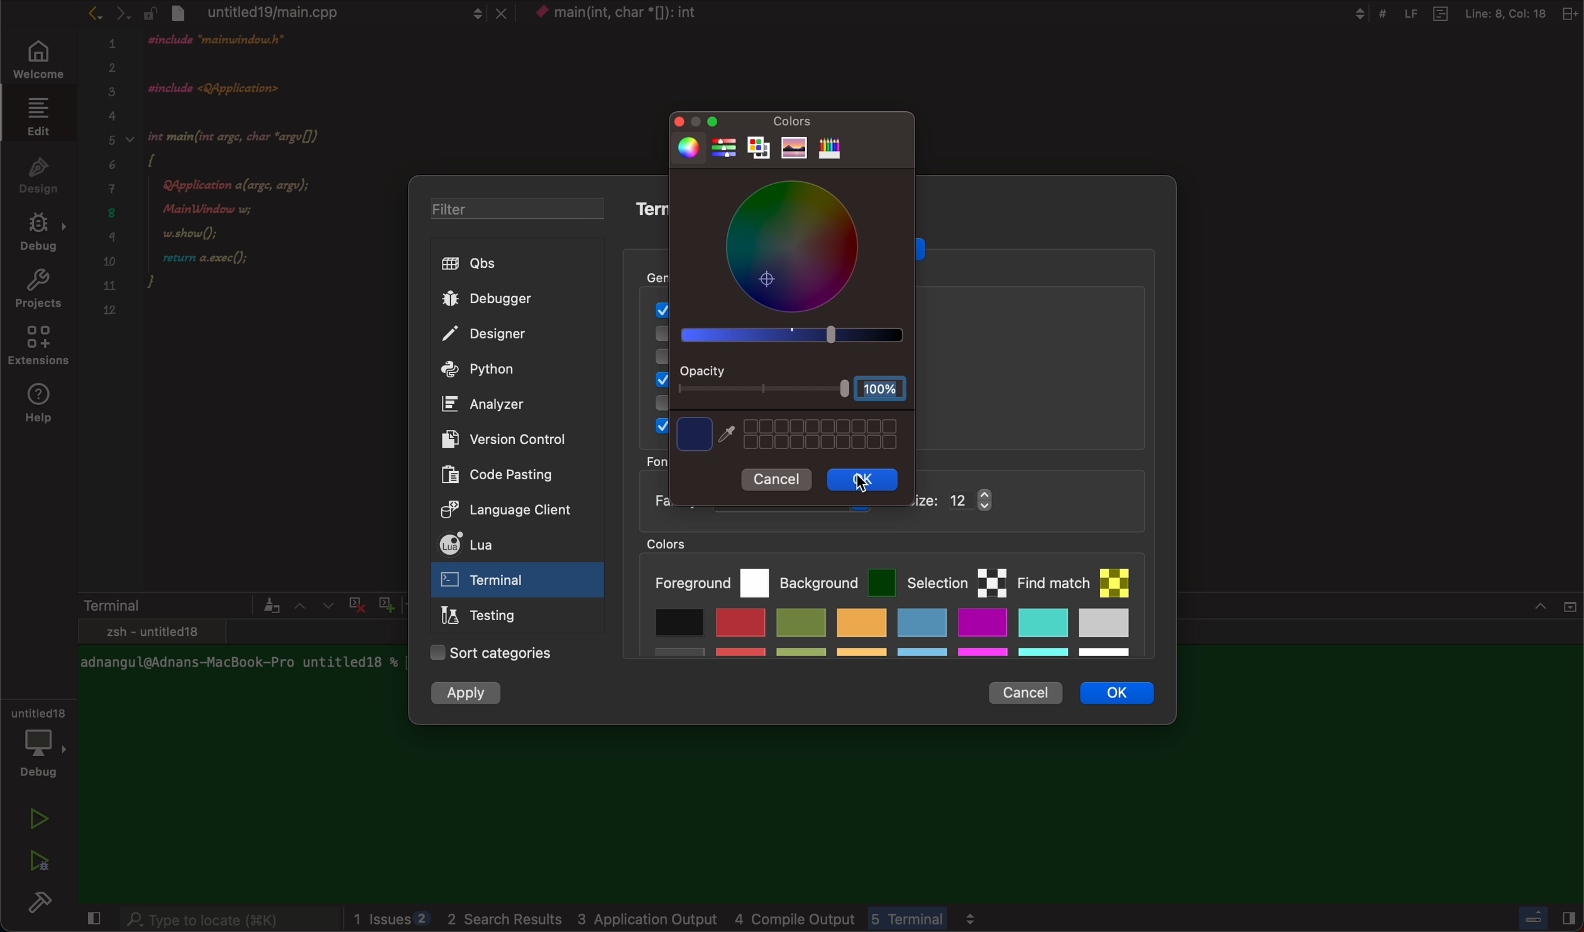 Image resolution: width=1584 pixels, height=932 pixels. Describe the element at coordinates (639, 14) in the screenshot. I see `` at that location.